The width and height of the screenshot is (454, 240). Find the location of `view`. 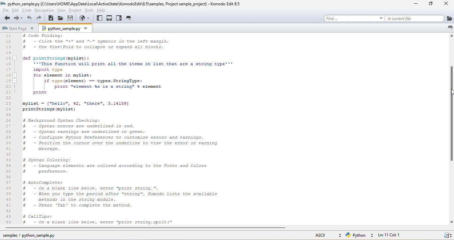

view is located at coordinates (61, 10).